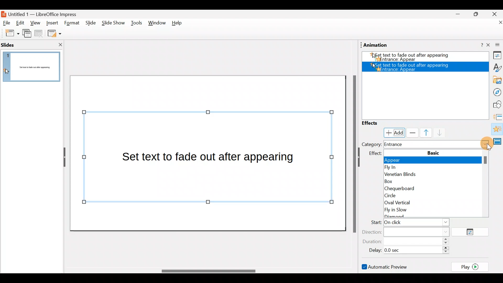 The width and height of the screenshot is (503, 283). Describe the element at coordinates (407, 249) in the screenshot. I see `Delay` at that location.